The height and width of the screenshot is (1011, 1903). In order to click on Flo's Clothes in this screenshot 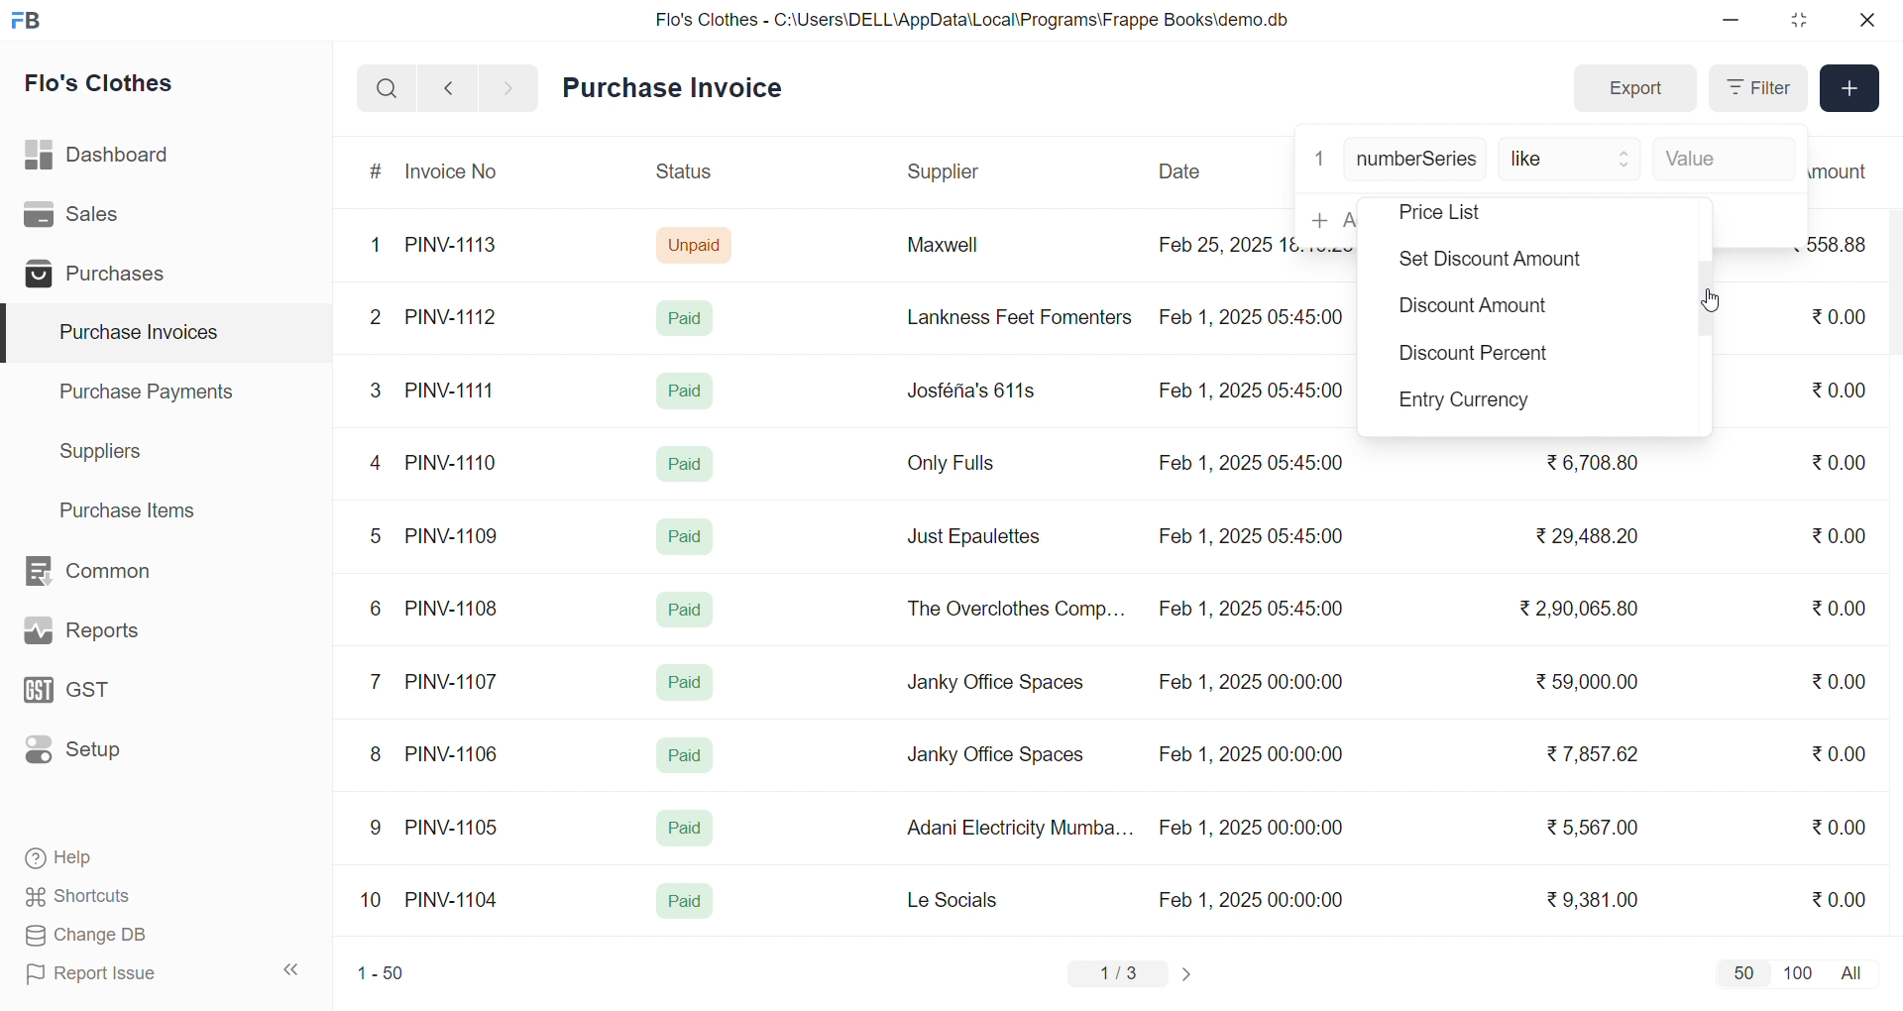, I will do `click(113, 86)`.